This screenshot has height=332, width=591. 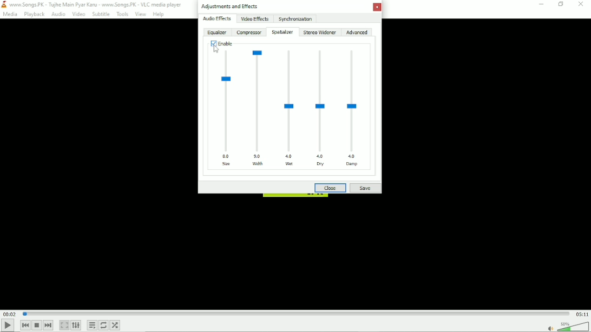 I want to click on Tools, so click(x=122, y=14).